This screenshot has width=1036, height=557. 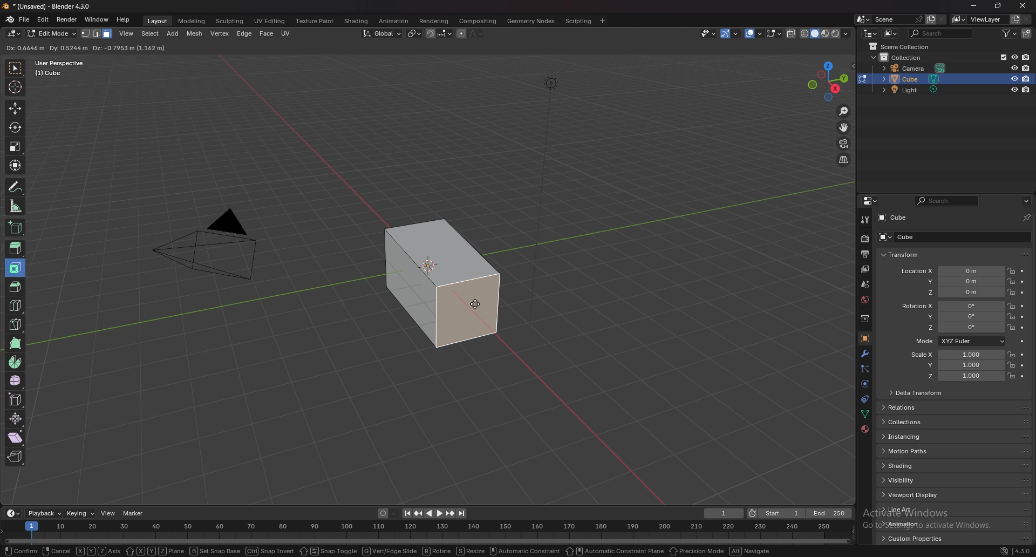 What do you see at coordinates (1014, 66) in the screenshot?
I see `hide in viewport` at bounding box center [1014, 66].